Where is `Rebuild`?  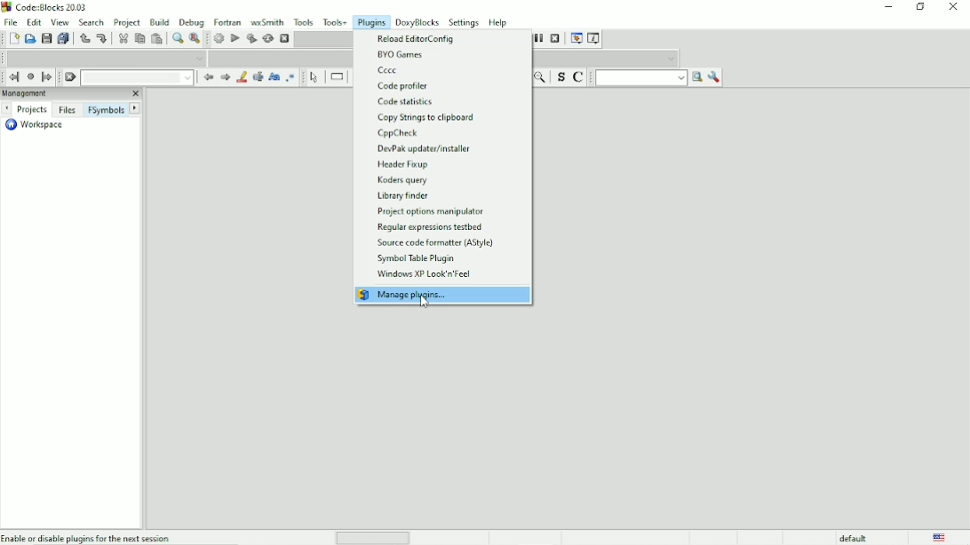 Rebuild is located at coordinates (267, 38).